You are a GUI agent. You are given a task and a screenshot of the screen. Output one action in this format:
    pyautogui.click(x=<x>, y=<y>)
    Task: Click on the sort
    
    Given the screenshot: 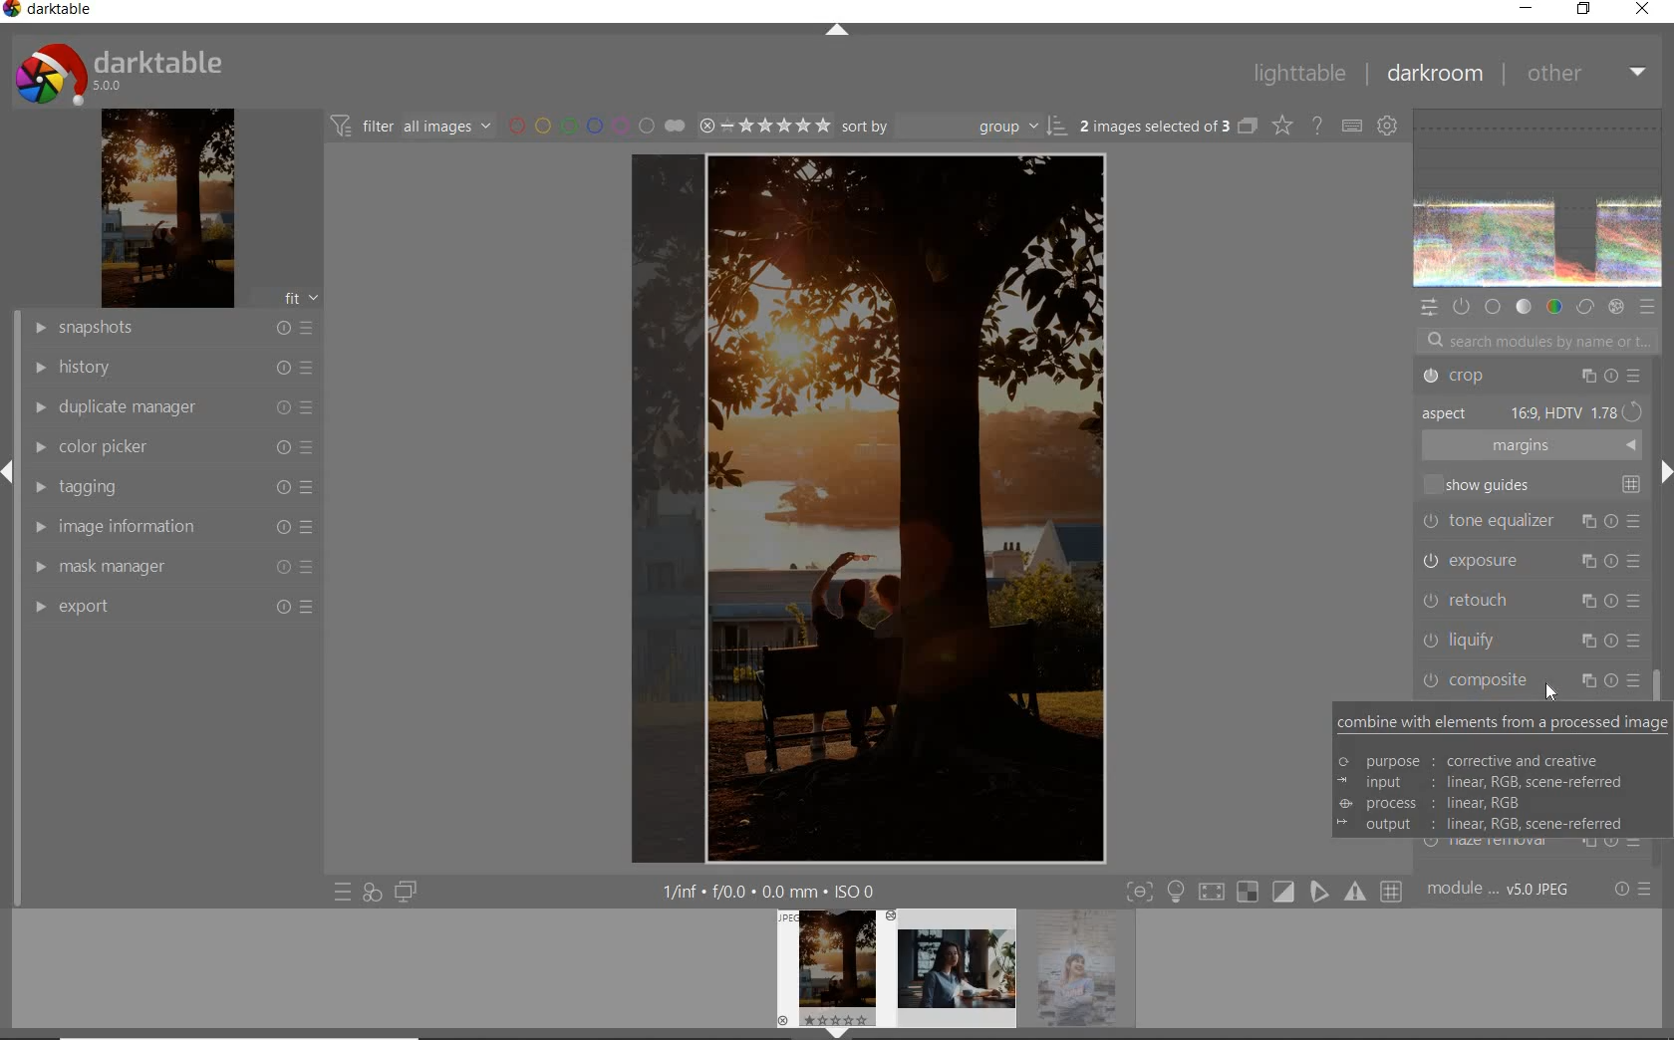 What is the action you would take?
    pyautogui.click(x=955, y=128)
    